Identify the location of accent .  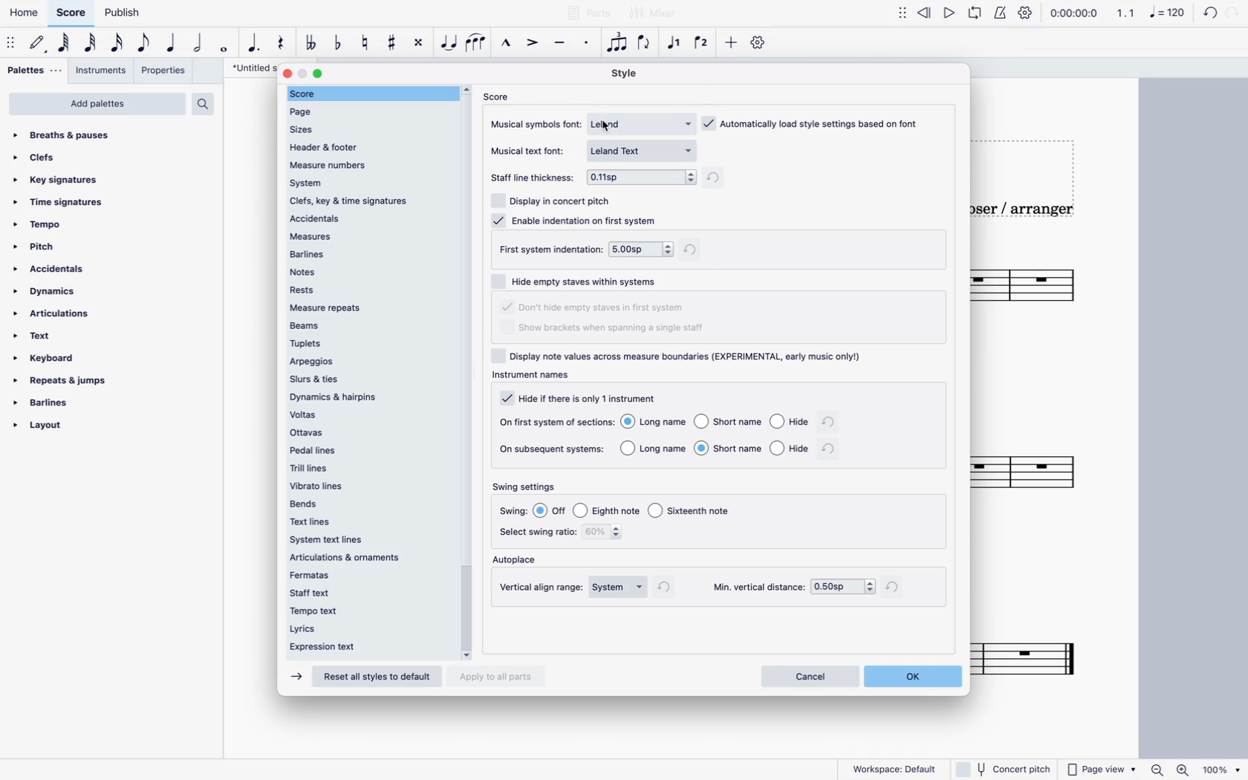
(534, 46).